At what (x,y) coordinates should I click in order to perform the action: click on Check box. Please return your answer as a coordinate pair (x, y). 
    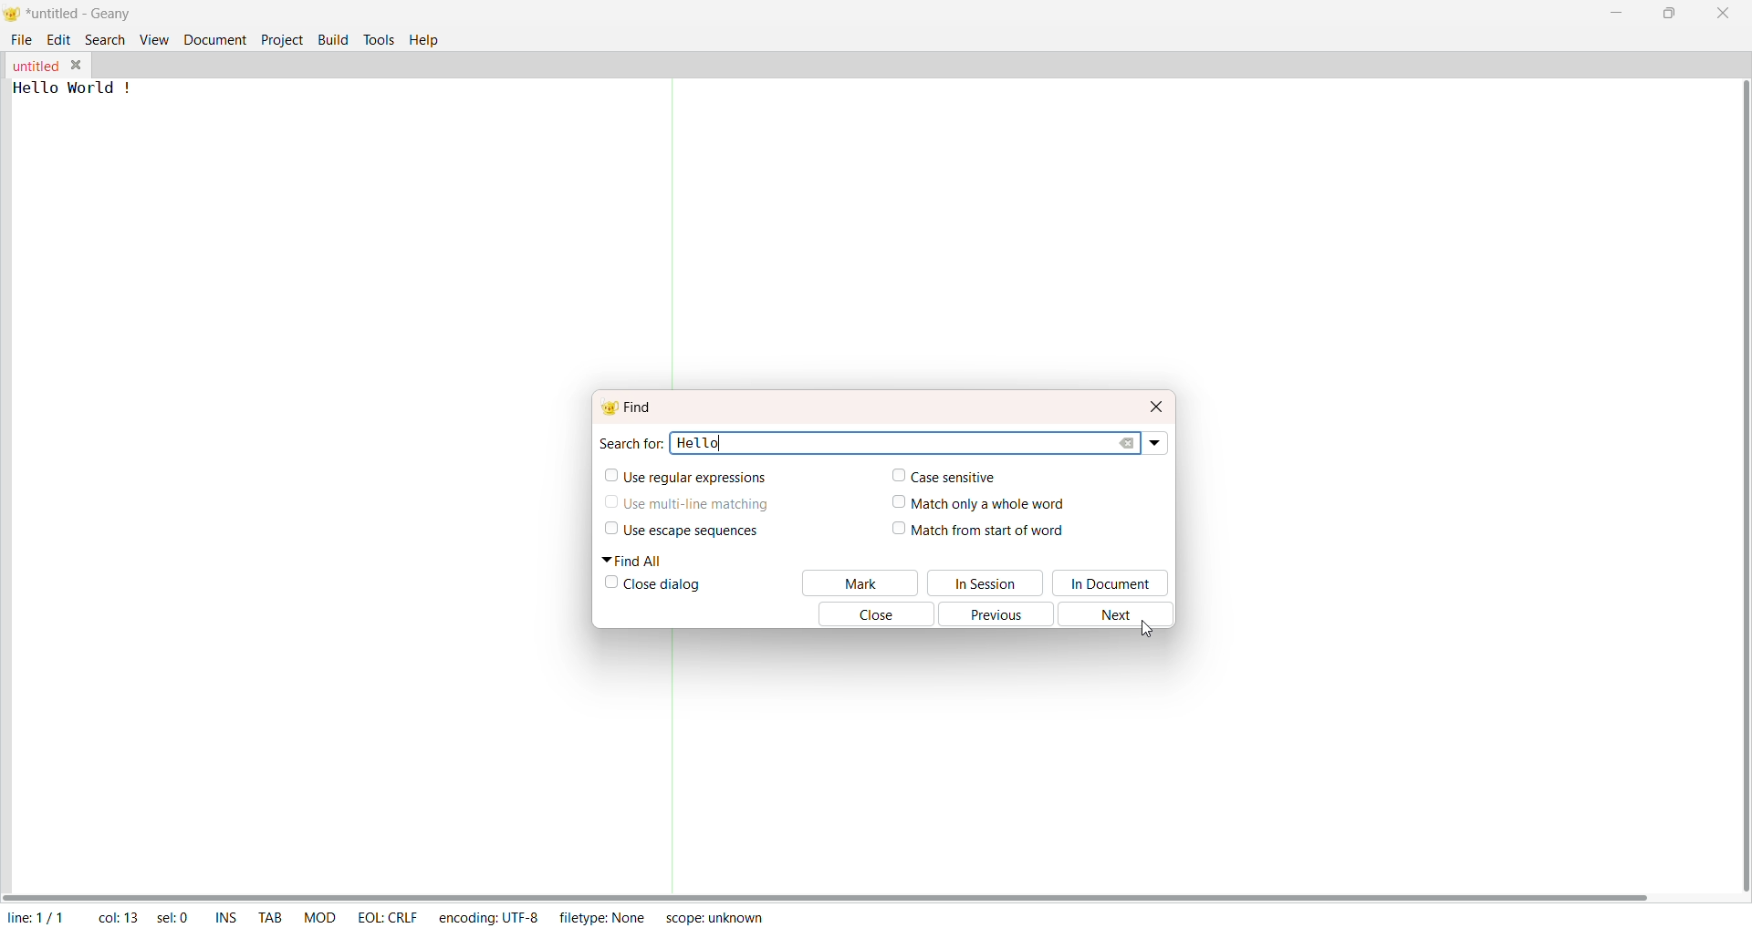
    Looking at the image, I should click on (609, 584).